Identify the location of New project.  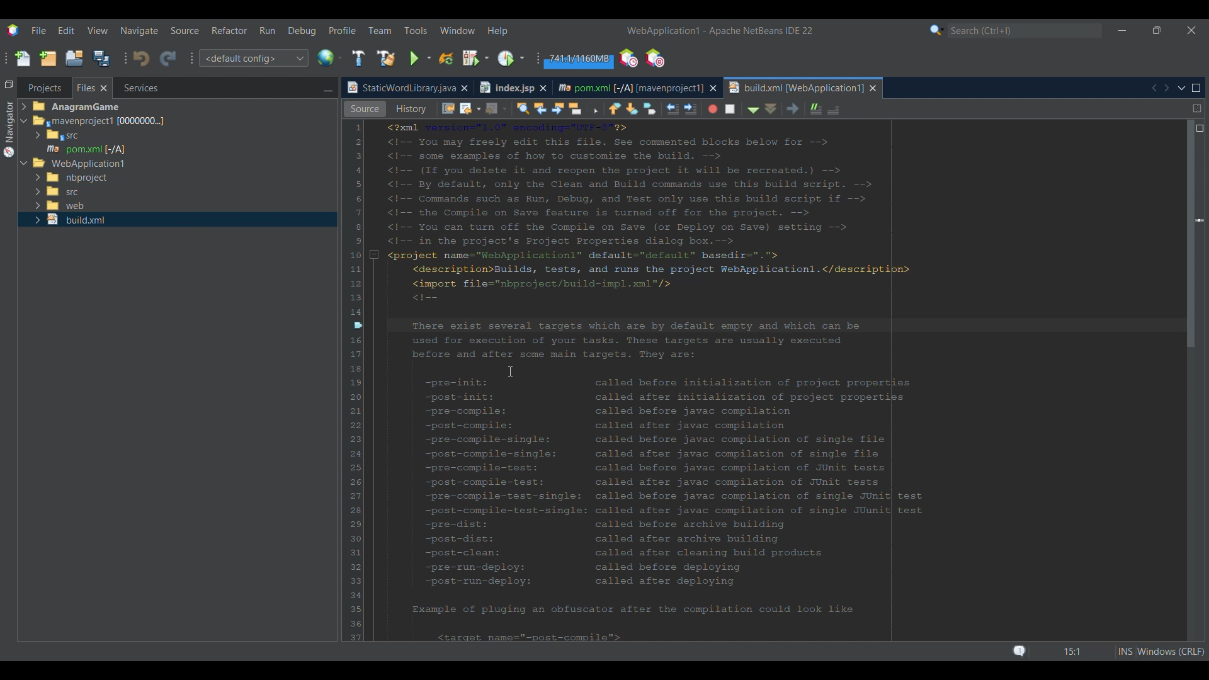
(48, 58).